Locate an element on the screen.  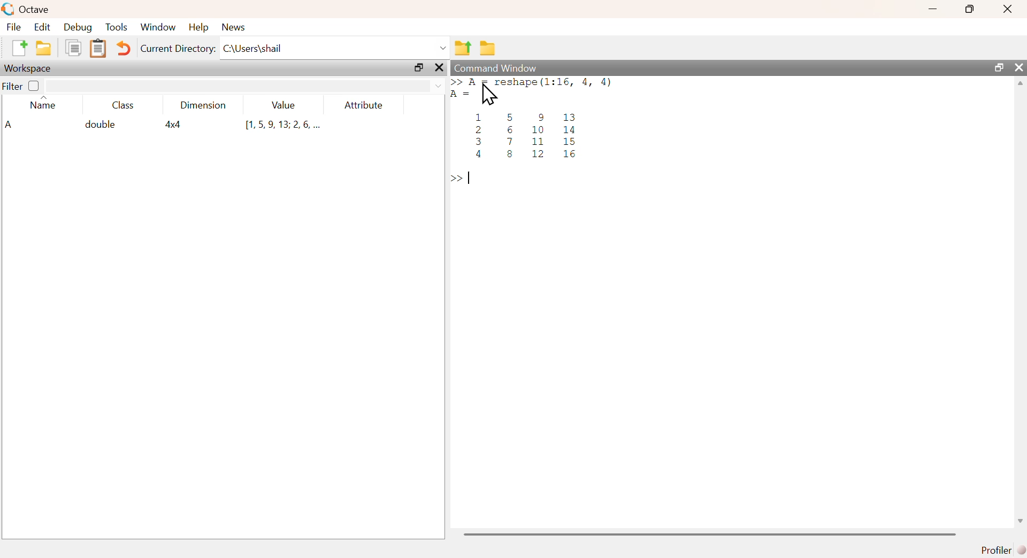
command window is located at coordinates (495, 66).